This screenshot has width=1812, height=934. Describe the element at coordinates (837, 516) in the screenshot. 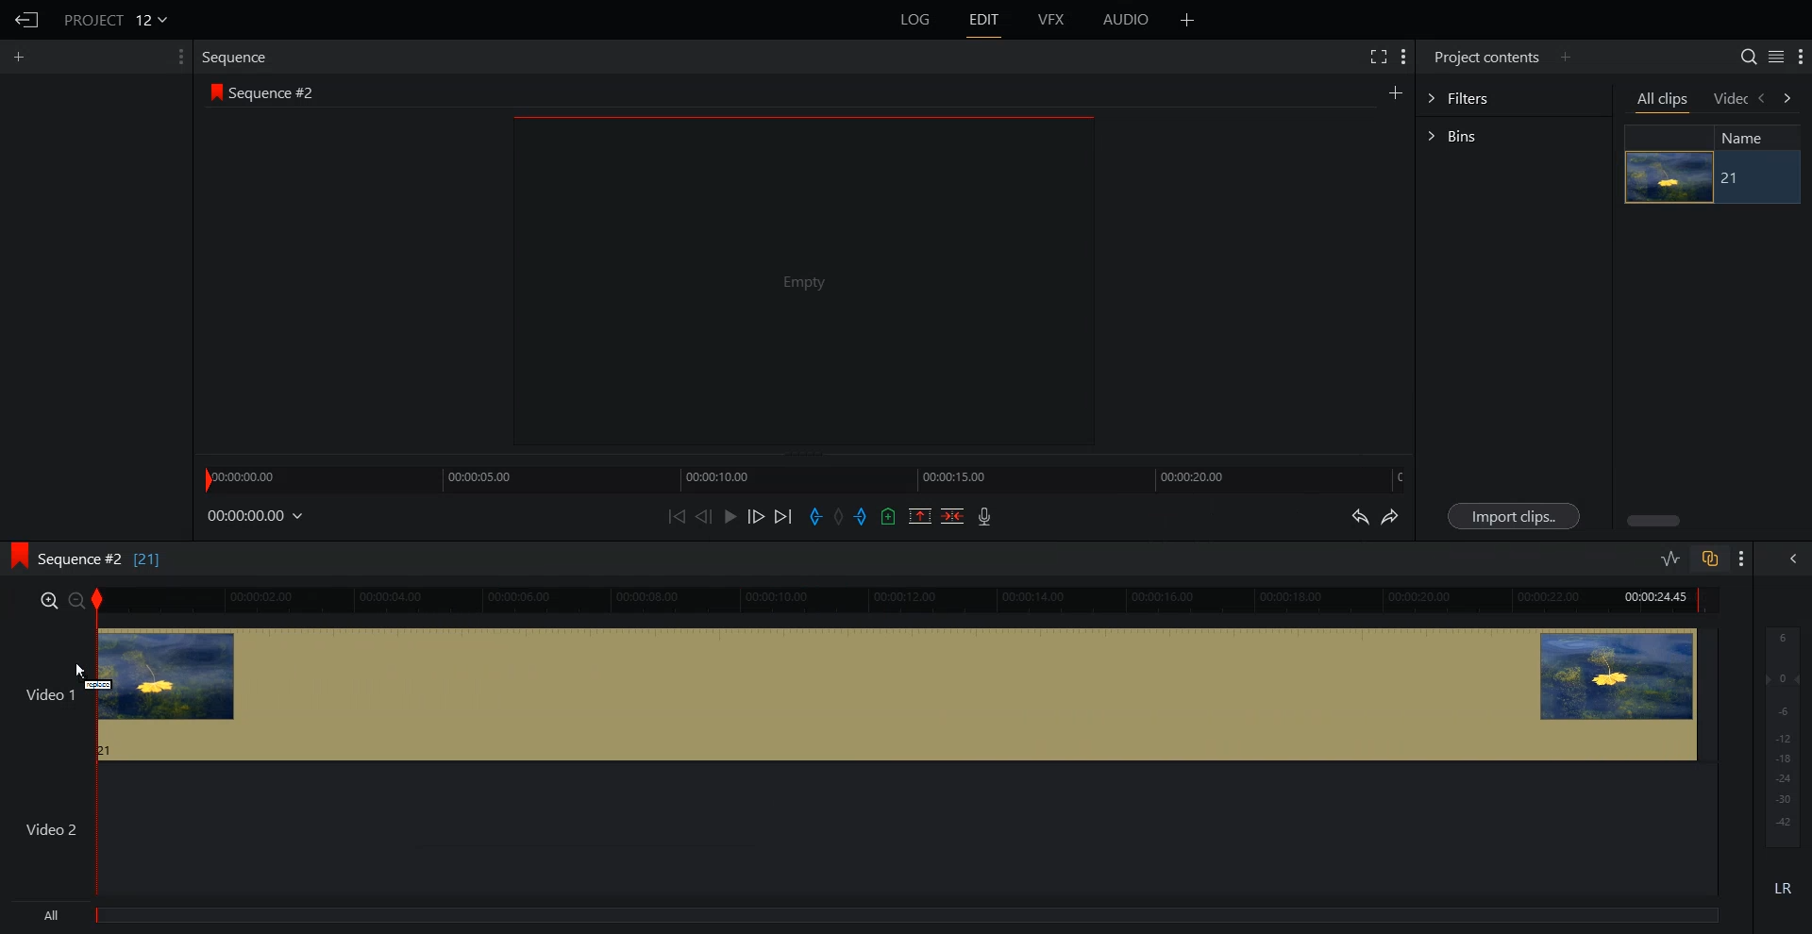

I see `Clear All Marks` at that location.